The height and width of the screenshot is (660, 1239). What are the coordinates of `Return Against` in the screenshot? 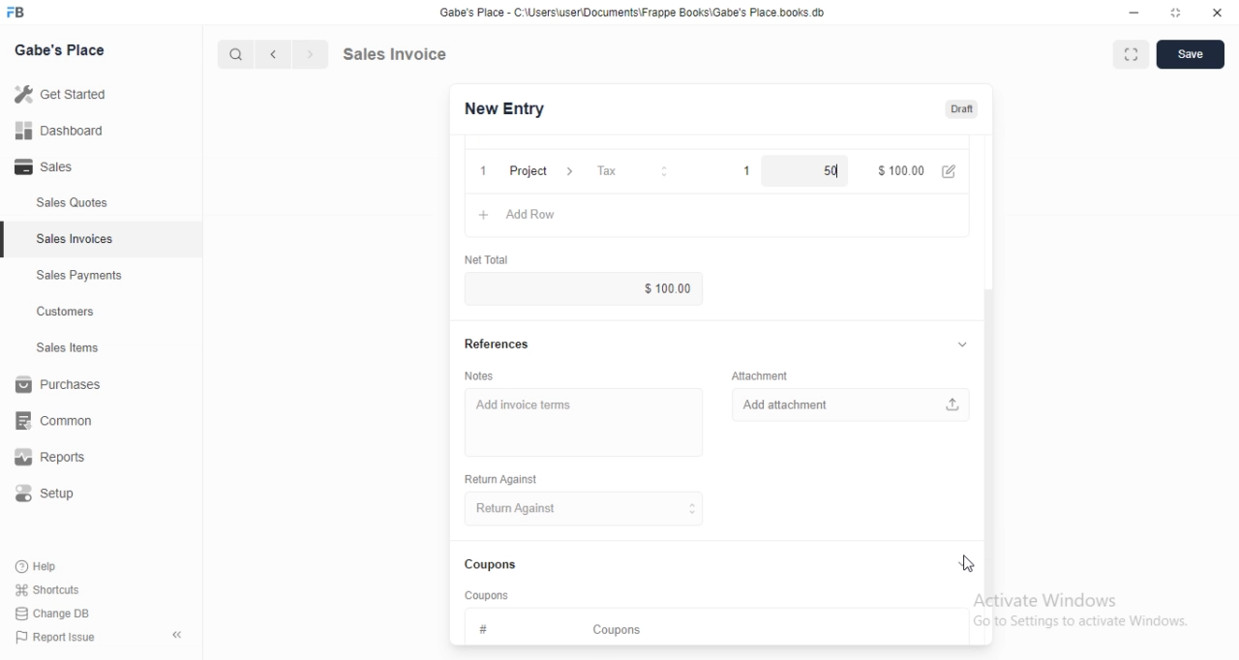 It's located at (506, 479).